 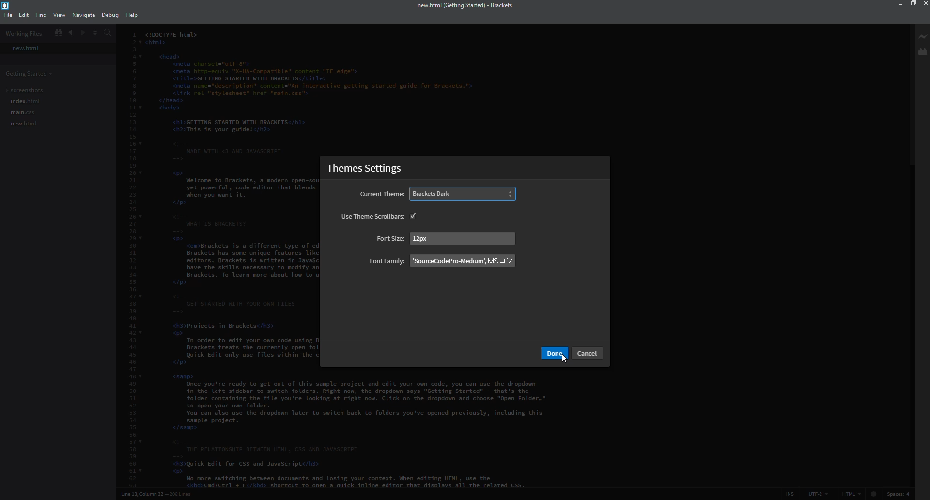 I want to click on , so click(x=554, y=353).